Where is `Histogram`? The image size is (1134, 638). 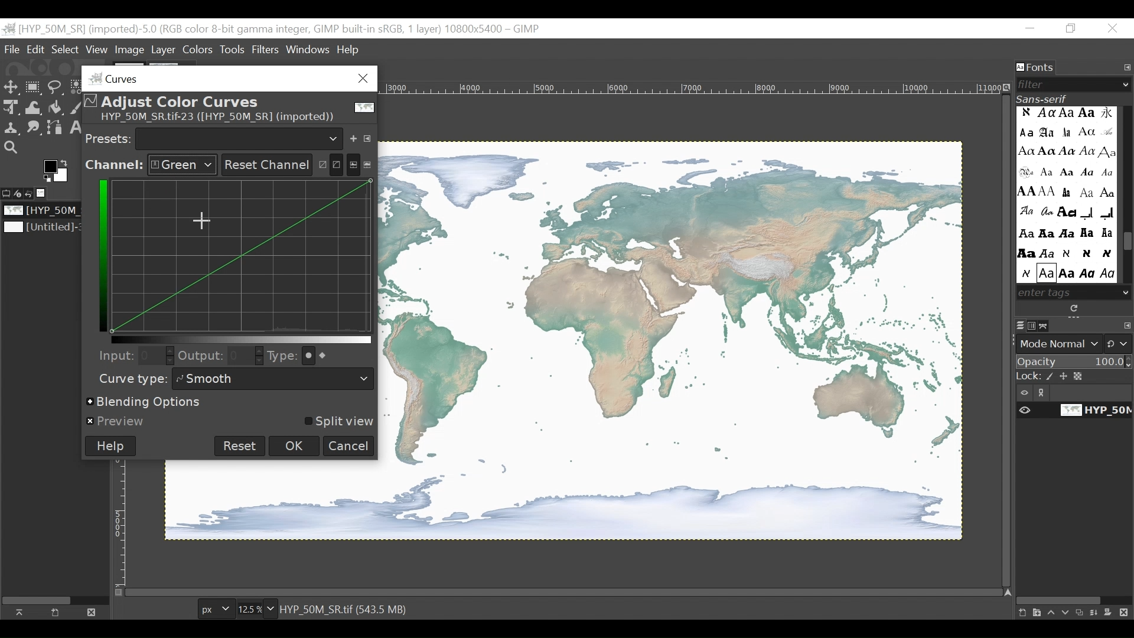 Histogram is located at coordinates (360, 164).